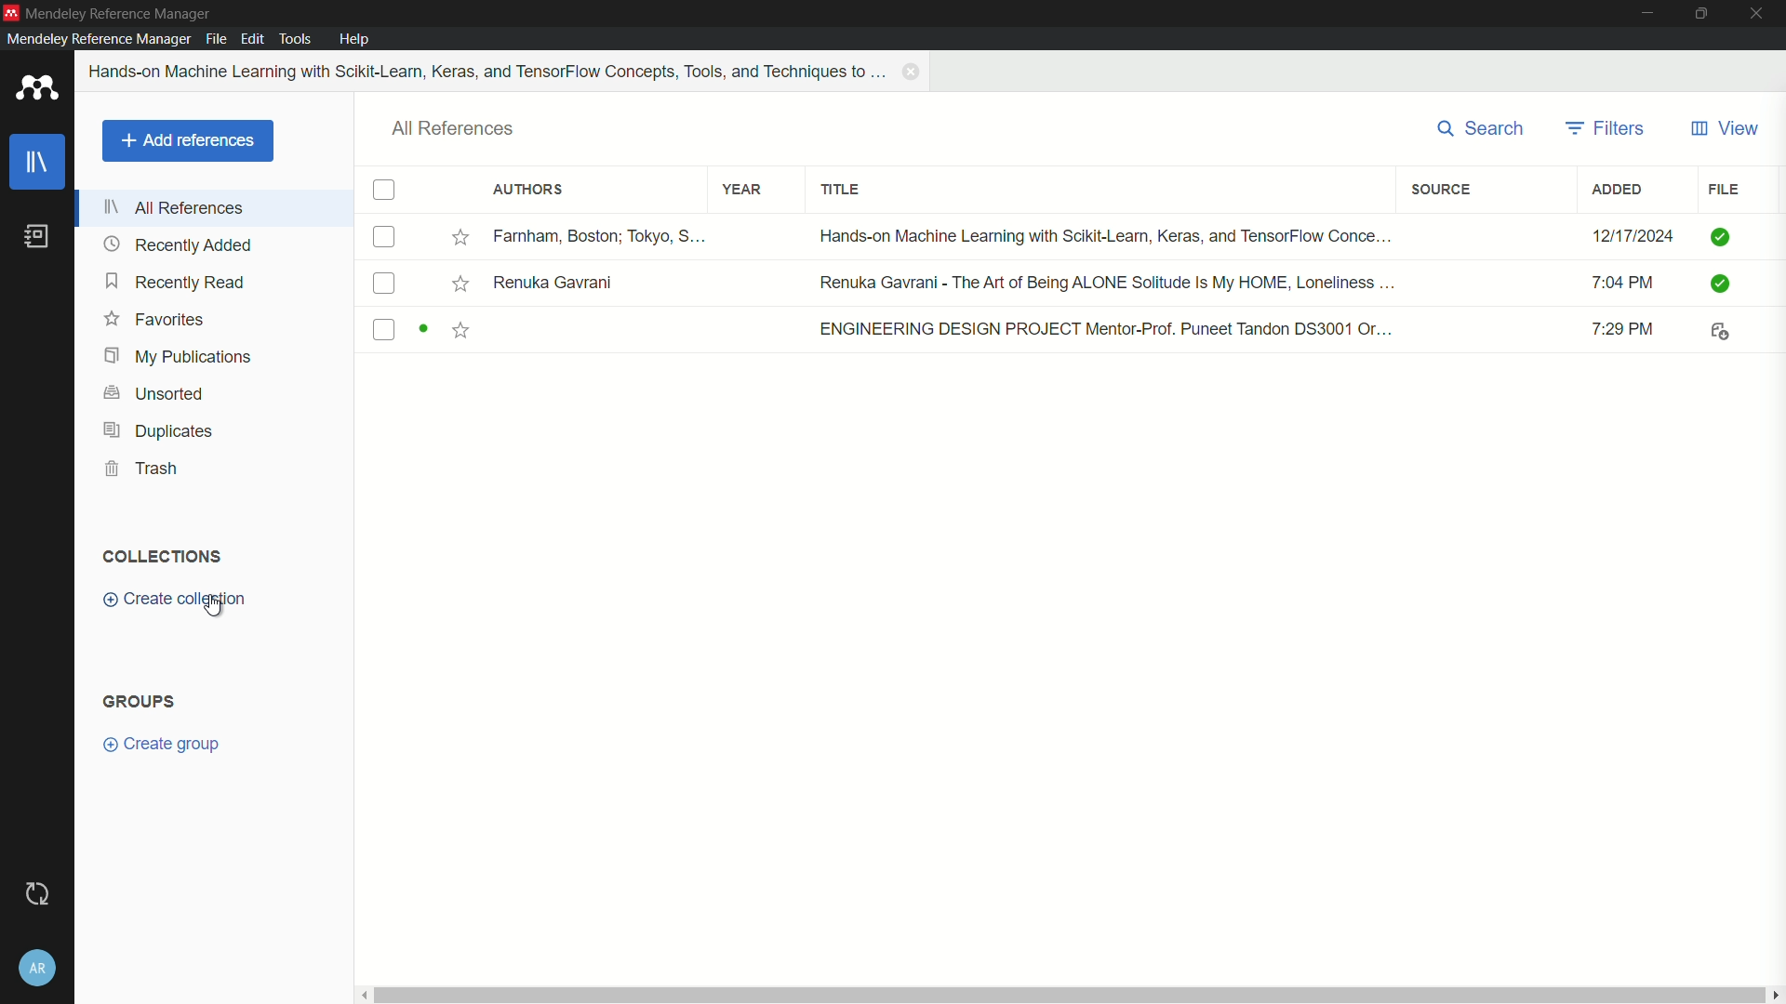  What do you see at coordinates (356, 39) in the screenshot?
I see `help menu` at bounding box center [356, 39].